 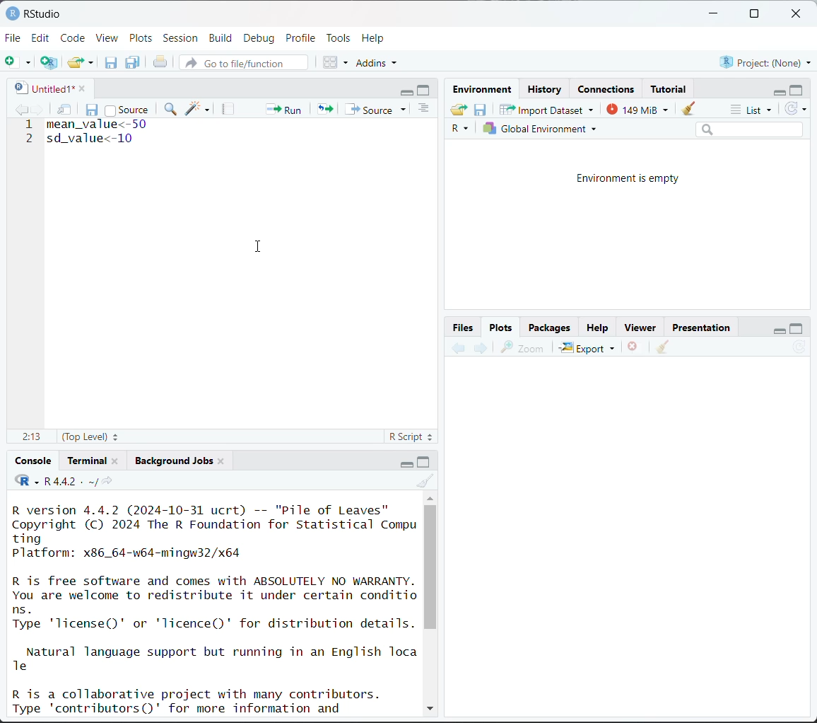 What do you see at coordinates (134, 62) in the screenshot?
I see `save all open documents` at bounding box center [134, 62].